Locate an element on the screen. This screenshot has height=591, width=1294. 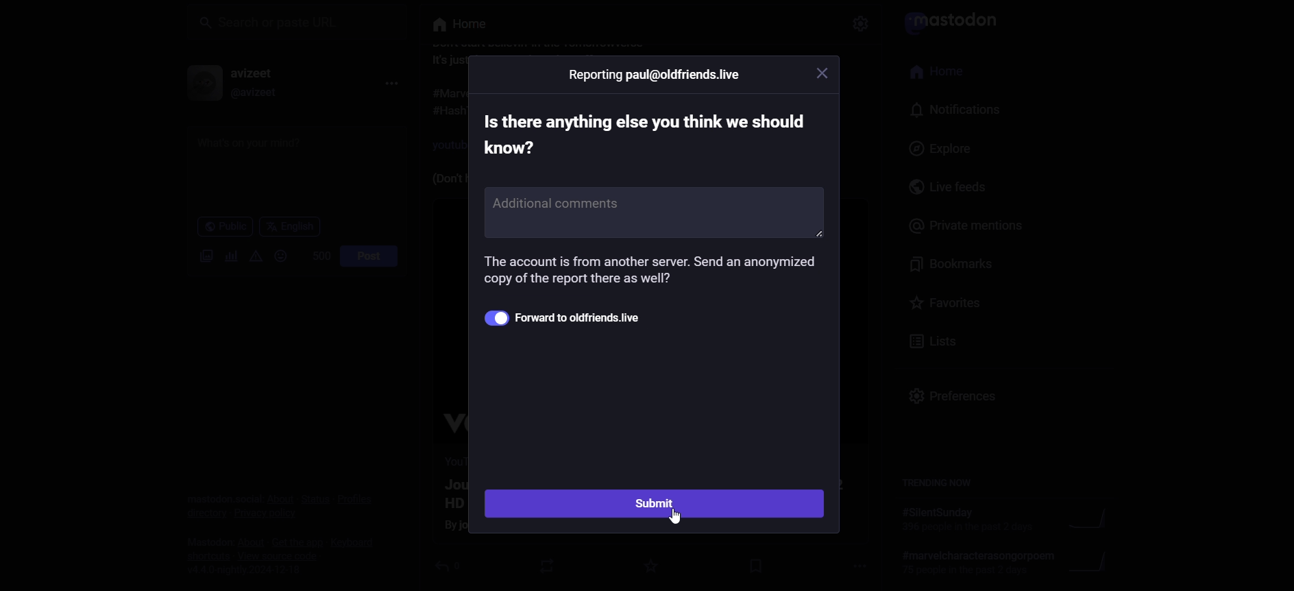
its something else is located at coordinates (458, 25).